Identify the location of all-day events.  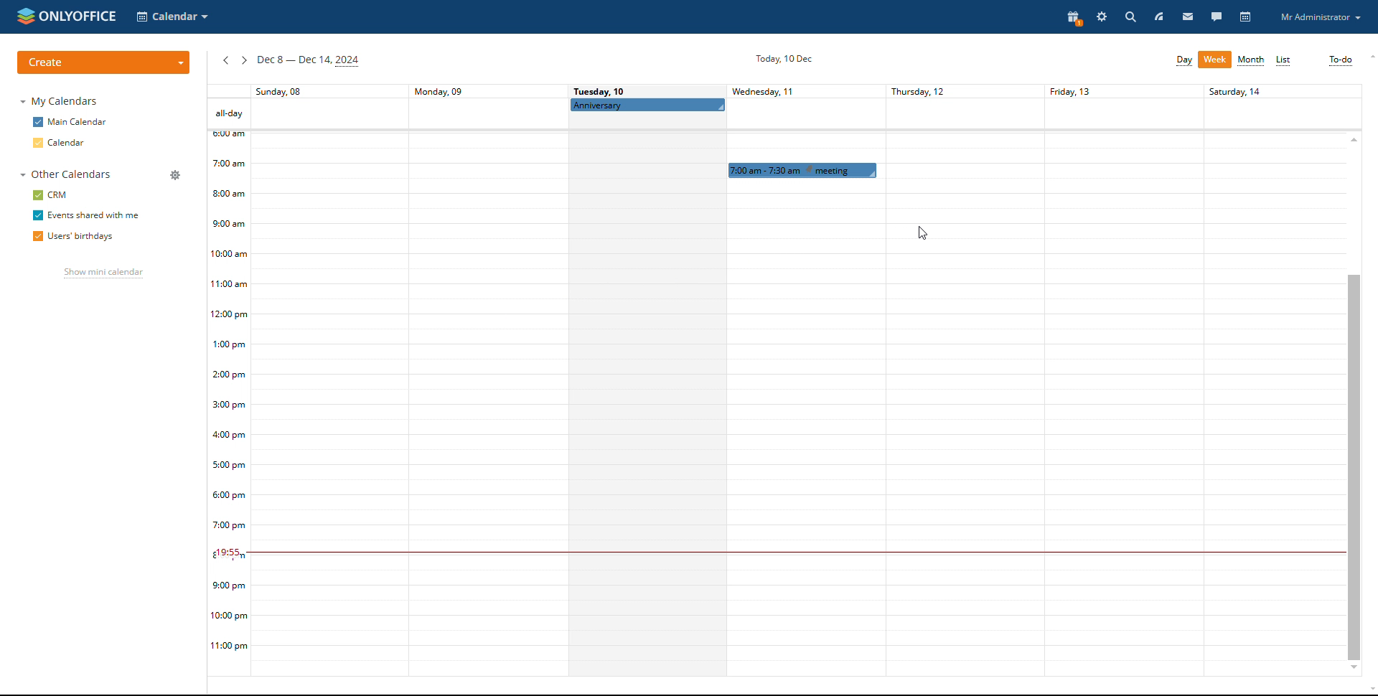
(228, 113).